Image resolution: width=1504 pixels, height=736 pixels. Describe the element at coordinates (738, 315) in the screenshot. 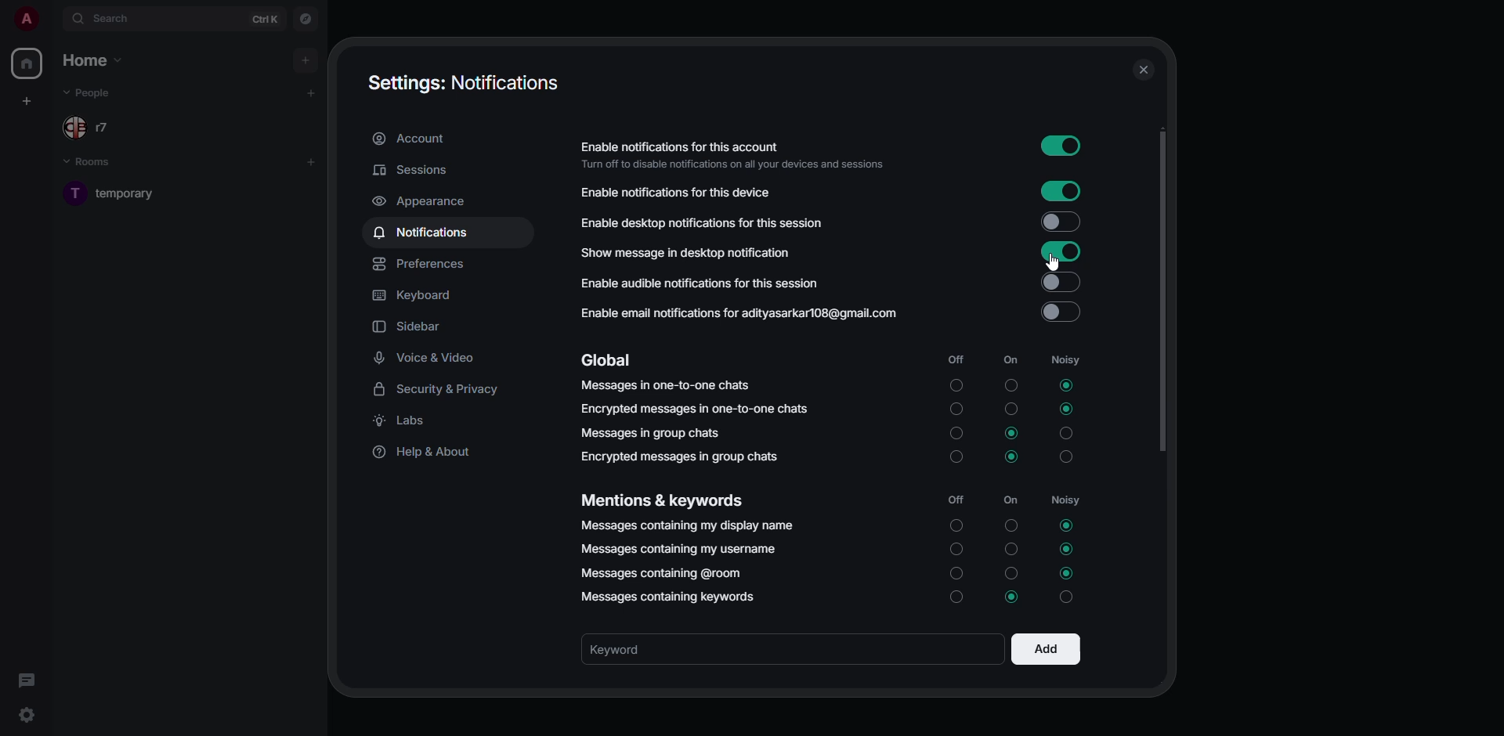

I see `enable email notifications` at that location.